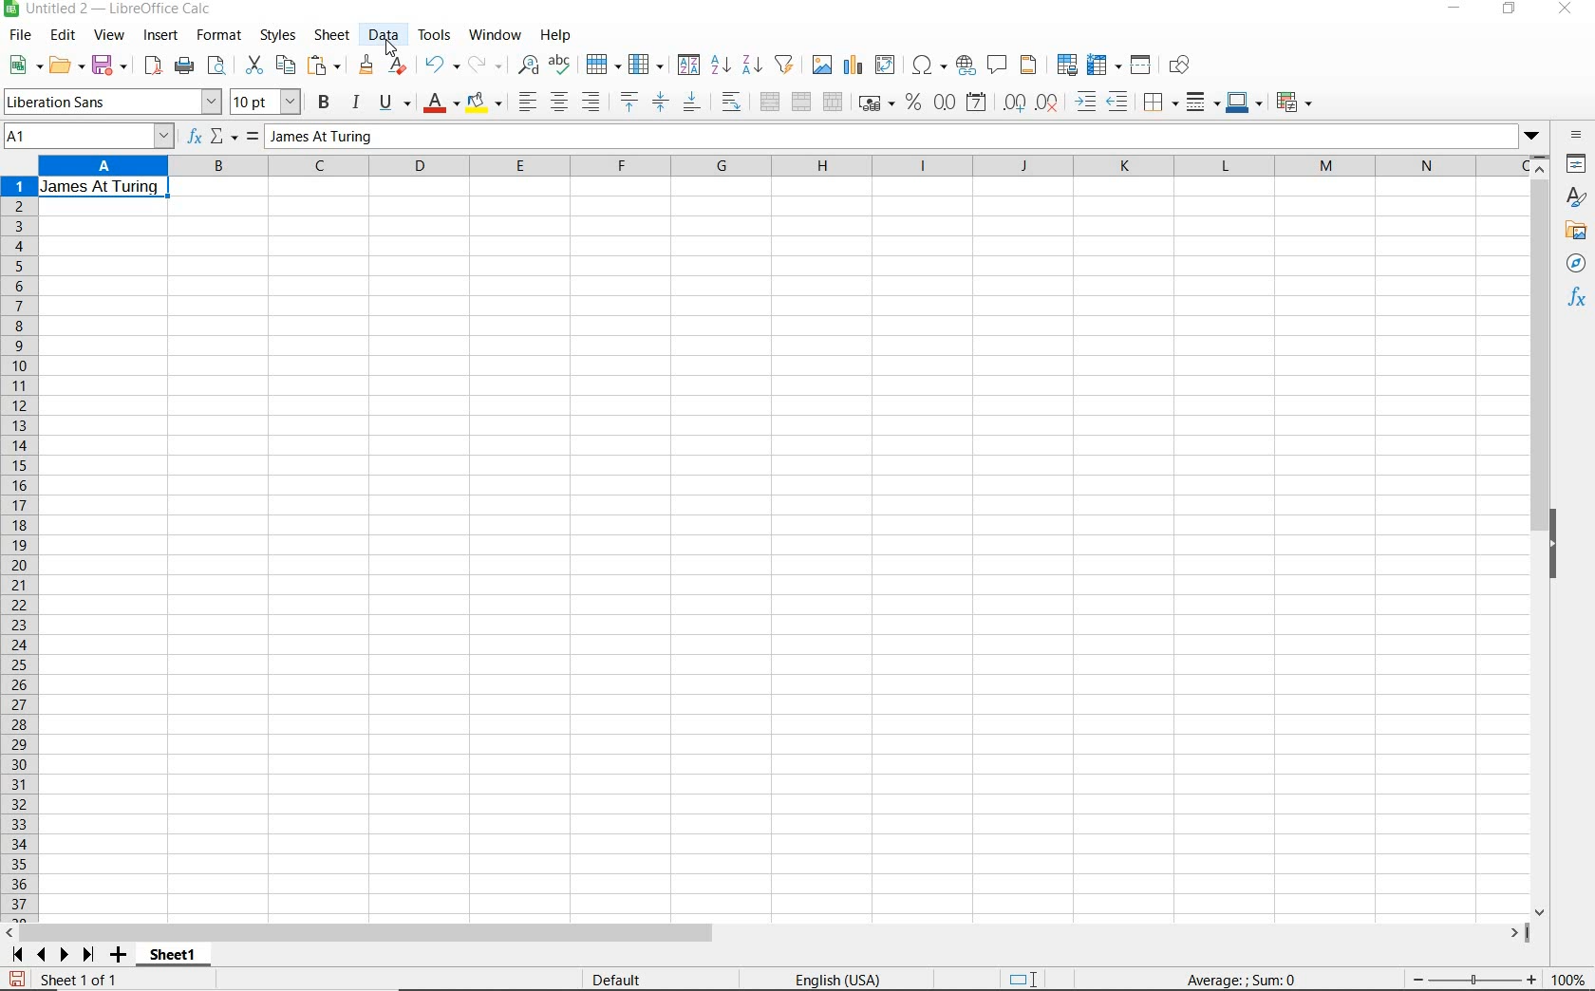 This screenshot has width=1595, height=991. Describe the element at coordinates (253, 65) in the screenshot. I see `cut` at that location.